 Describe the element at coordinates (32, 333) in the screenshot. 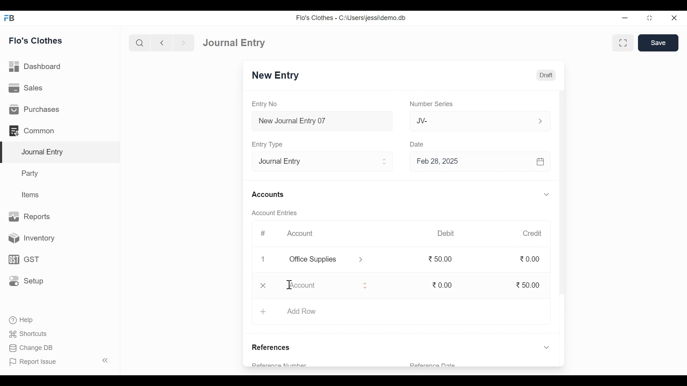

I see `Shortcuts` at that location.